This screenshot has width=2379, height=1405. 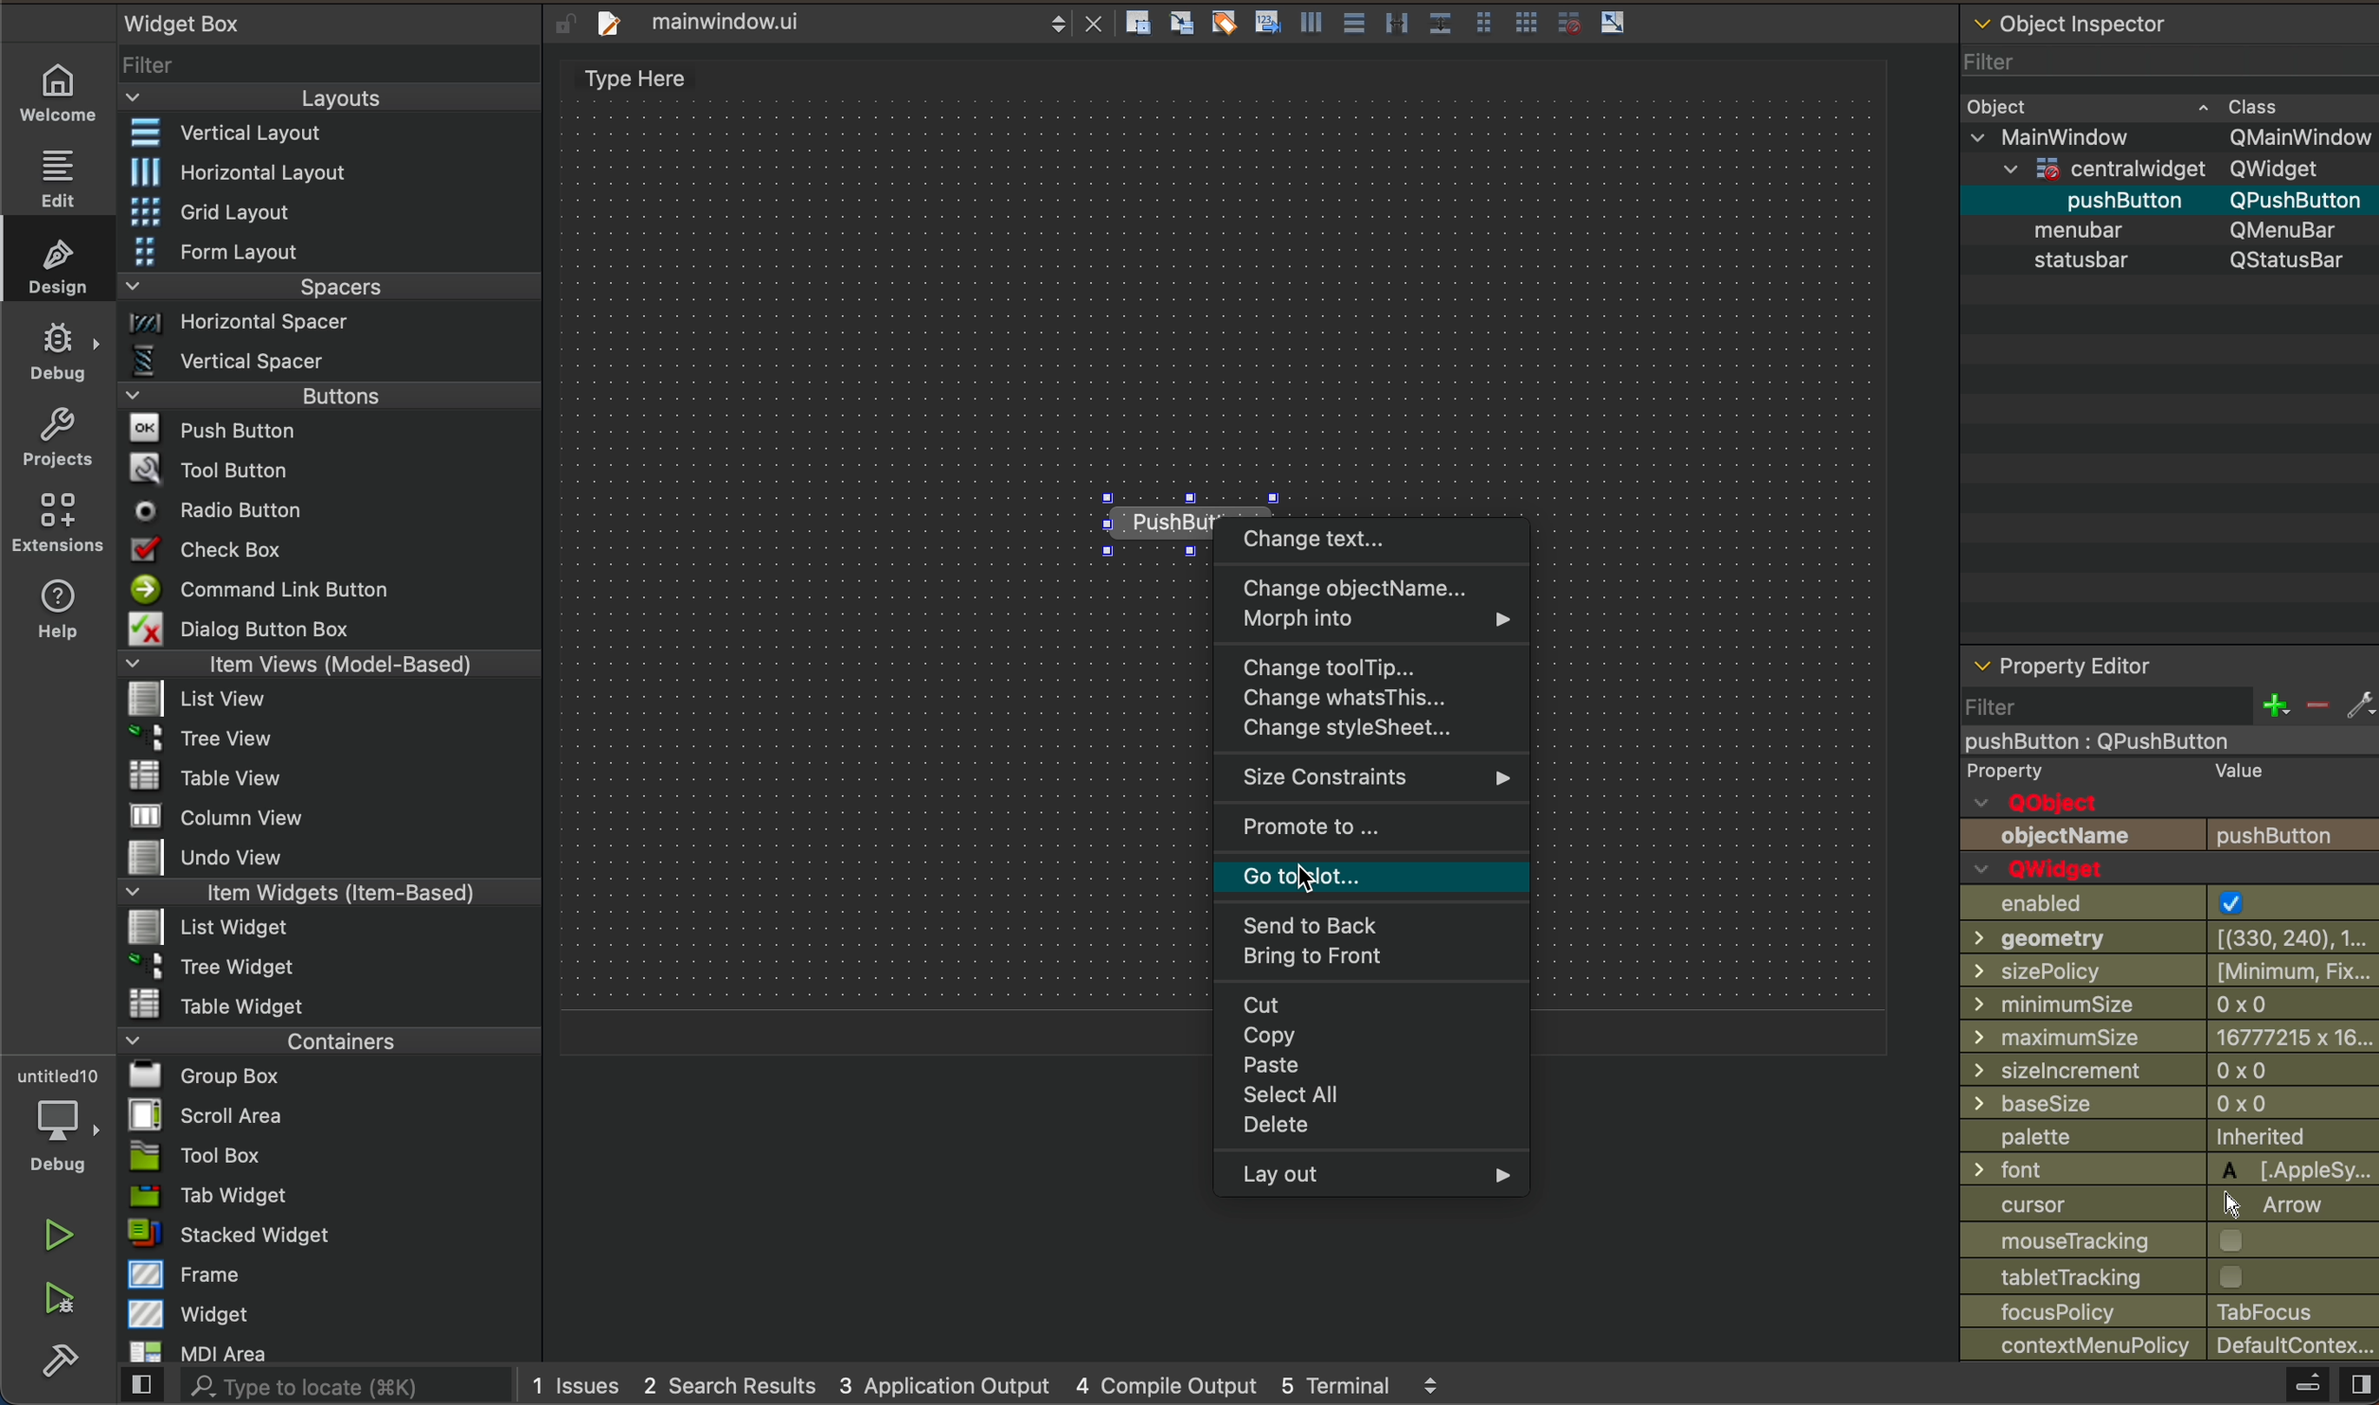 I want to click on tree, so click(x=327, y=968).